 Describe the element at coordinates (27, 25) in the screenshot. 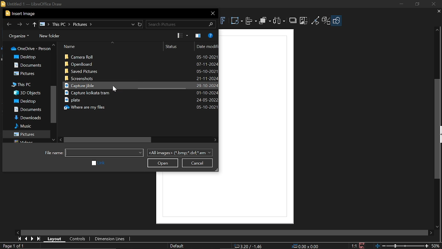

I see `Recent locations` at that location.